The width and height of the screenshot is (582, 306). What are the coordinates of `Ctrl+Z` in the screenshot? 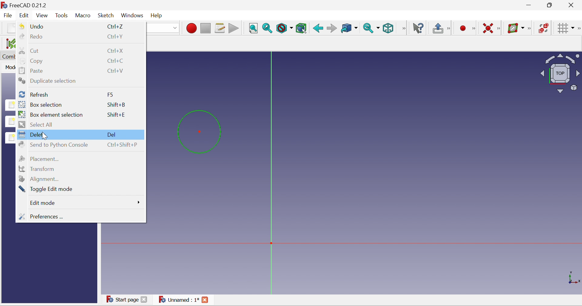 It's located at (116, 26).